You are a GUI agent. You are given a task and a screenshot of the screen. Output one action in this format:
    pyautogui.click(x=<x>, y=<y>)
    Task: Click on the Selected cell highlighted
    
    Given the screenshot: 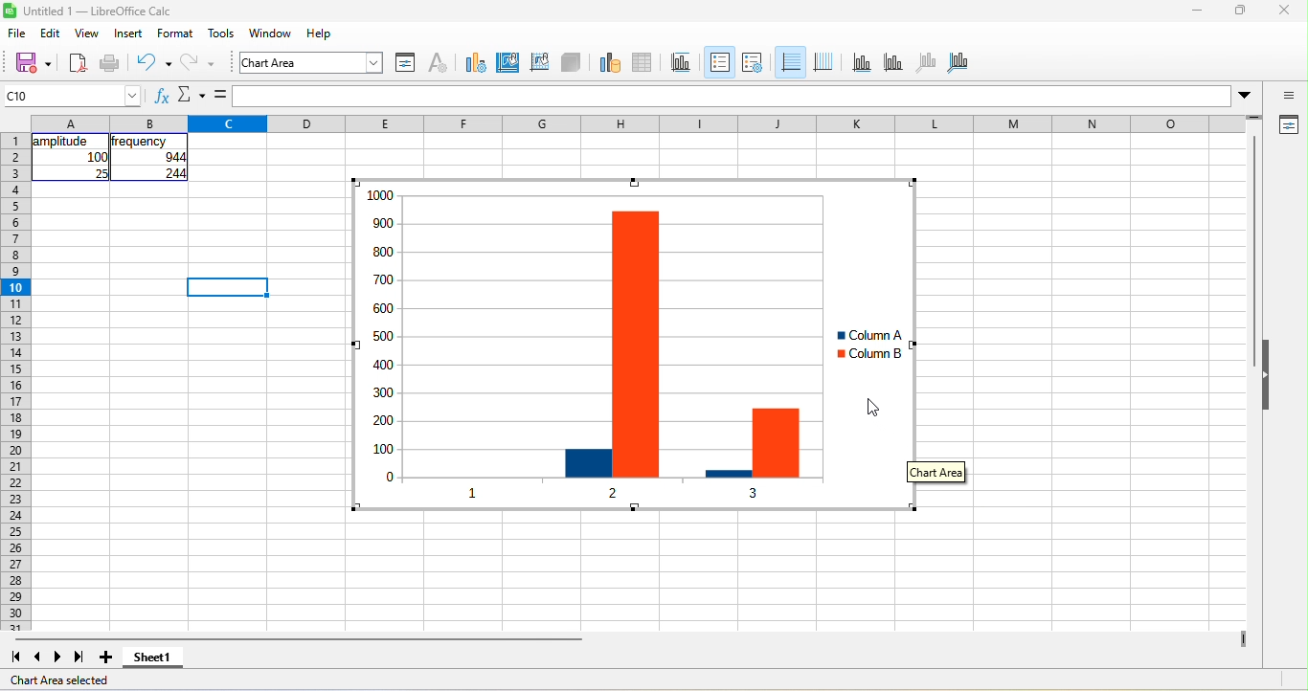 What is the action you would take?
    pyautogui.click(x=227, y=287)
    